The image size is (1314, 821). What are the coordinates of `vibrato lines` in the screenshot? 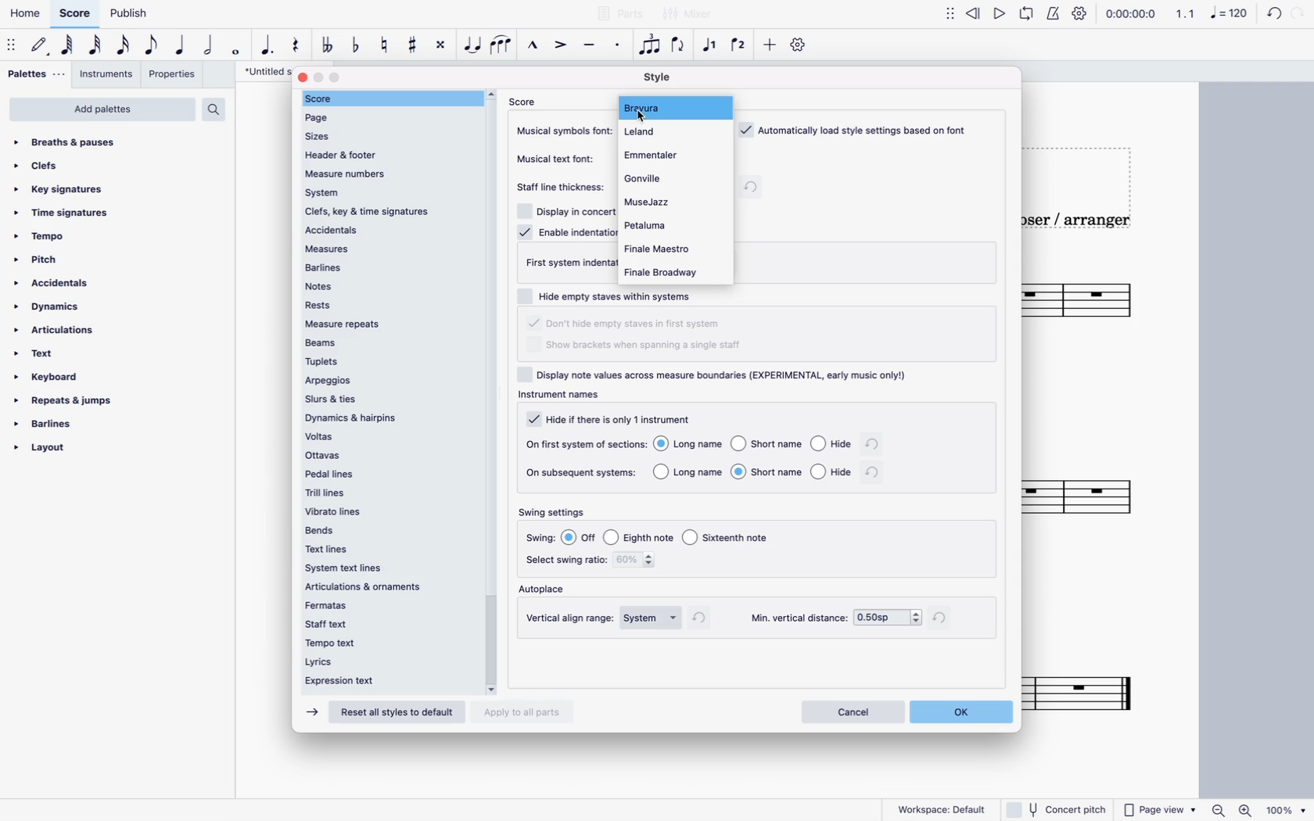 It's located at (390, 511).